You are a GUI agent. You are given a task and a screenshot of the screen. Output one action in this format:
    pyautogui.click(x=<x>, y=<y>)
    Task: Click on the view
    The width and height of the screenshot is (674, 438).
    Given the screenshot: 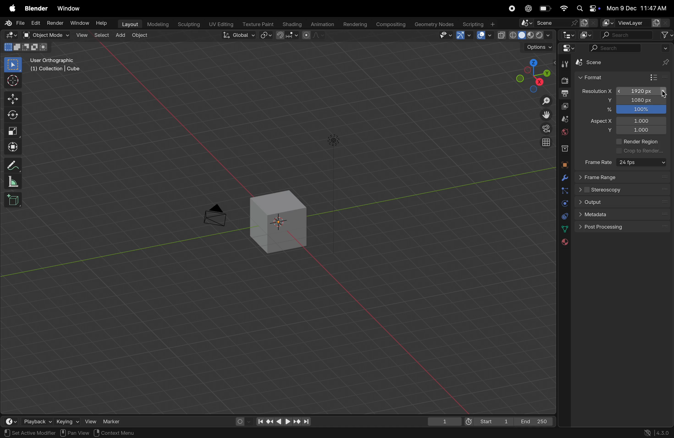 What is the action you would take?
    pyautogui.click(x=81, y=35)
    